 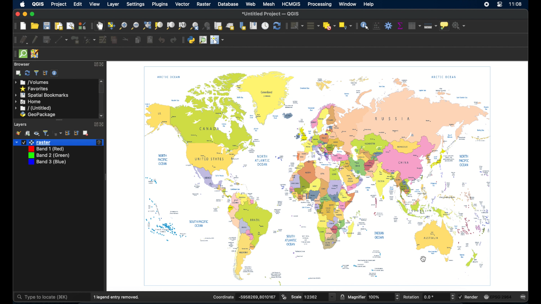 I want to click on python console, so click(x=191, y=40).